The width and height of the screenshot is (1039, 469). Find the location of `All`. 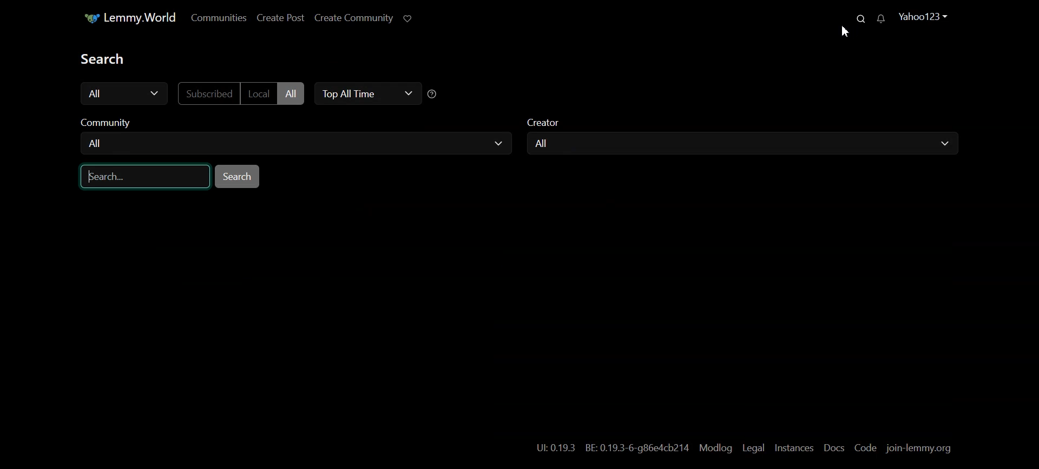

All is located at coordinates (124, 92).